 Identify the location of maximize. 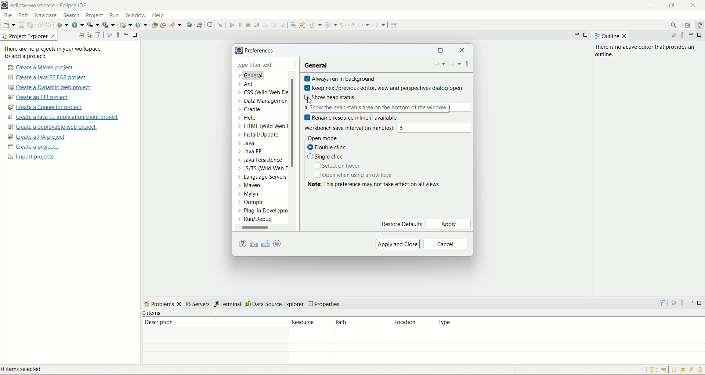
(700, 35).